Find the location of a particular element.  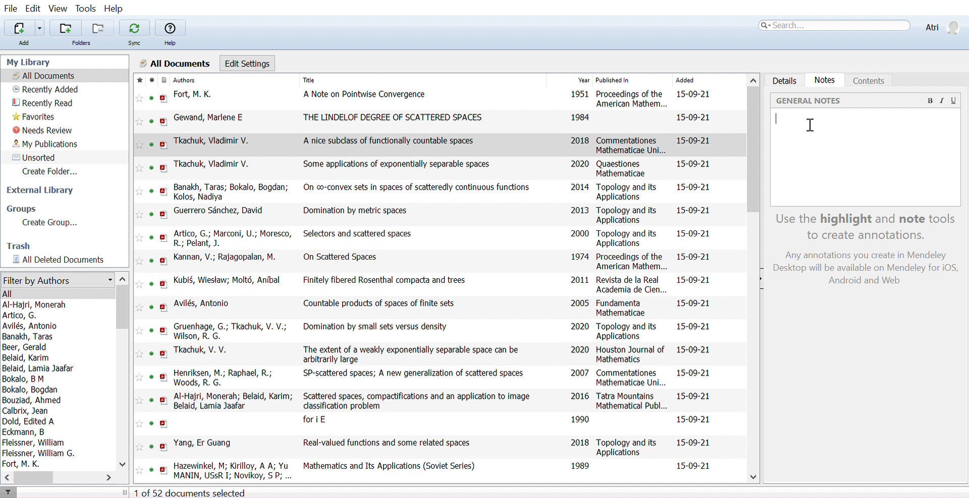

15-09-21 is located at coordinates (695, 257).